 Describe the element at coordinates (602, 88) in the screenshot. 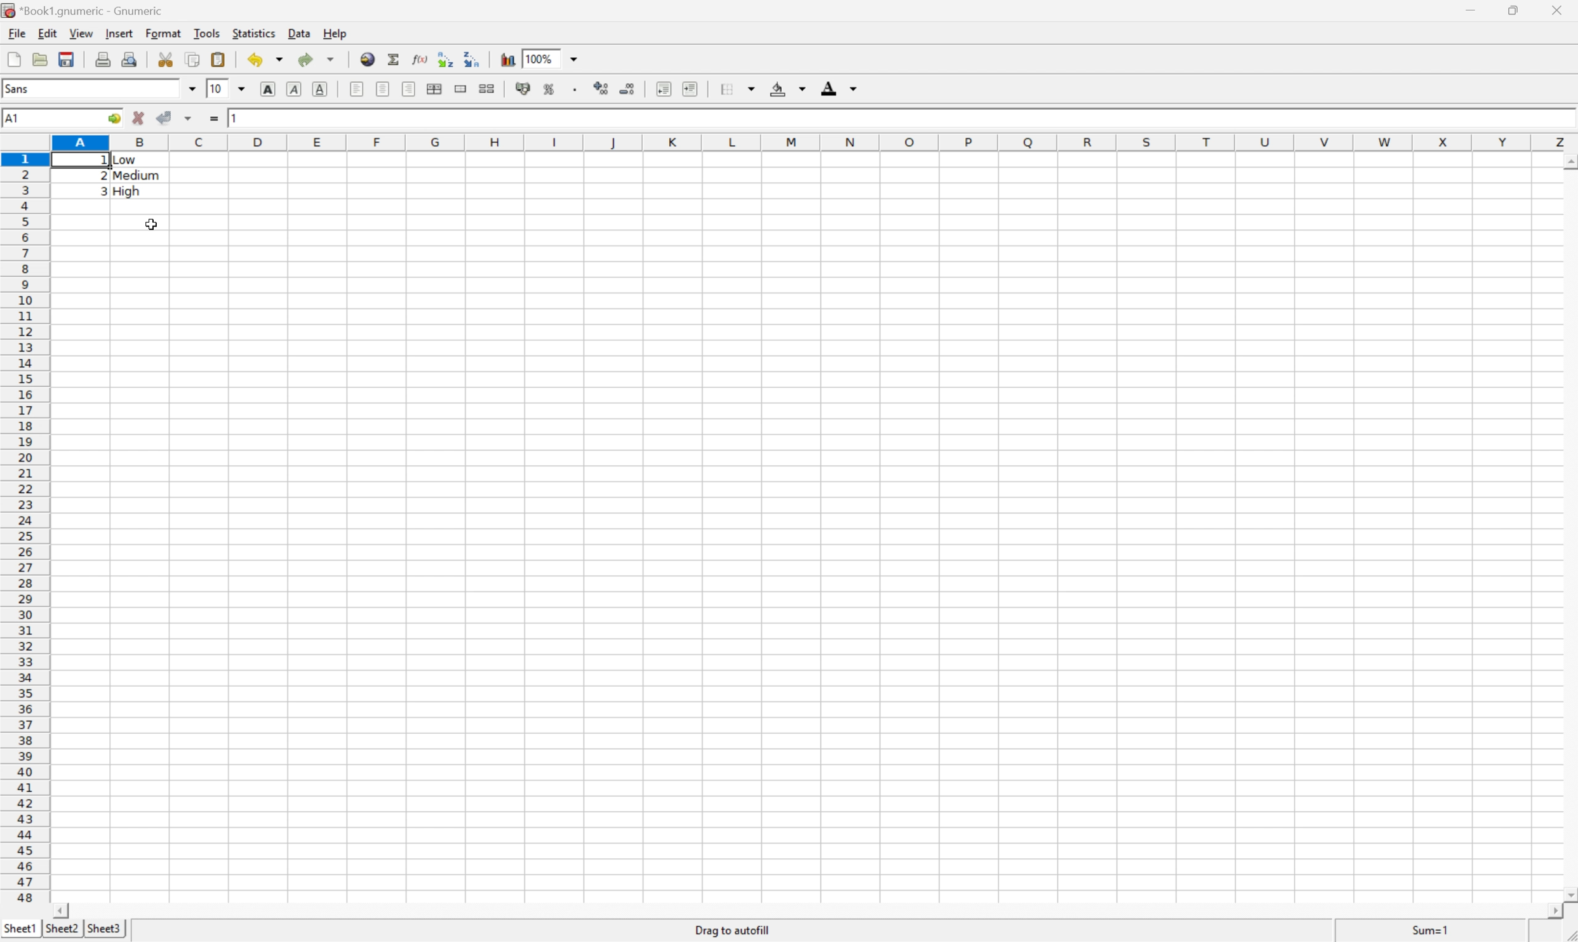

I see `Increase the number of Decimals displayed` at that location.